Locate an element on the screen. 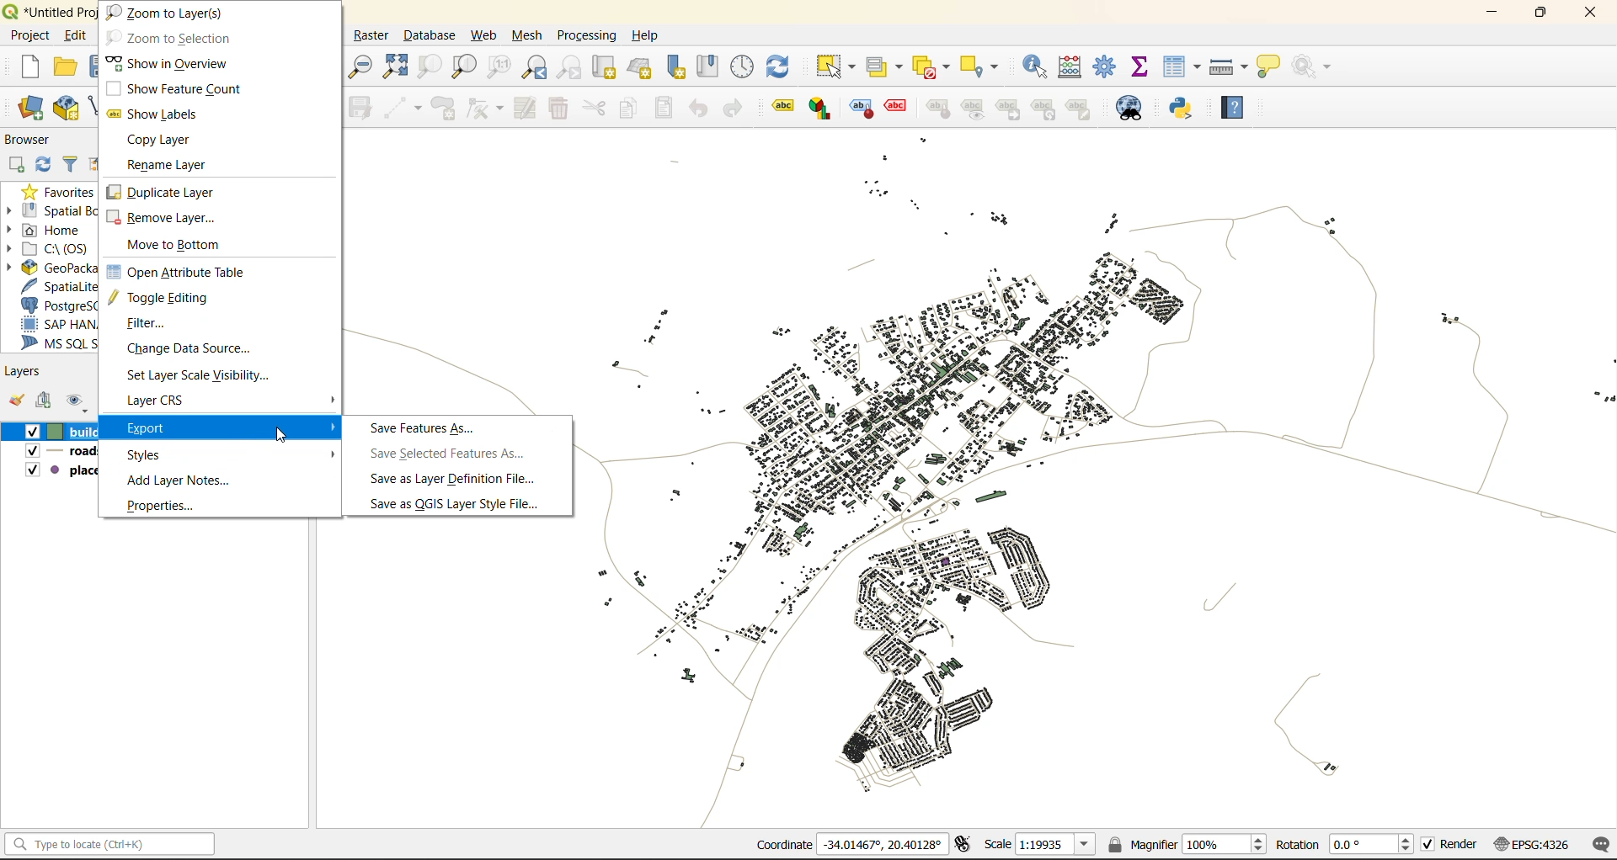  open attribute table is located at coordinates (185, 273).